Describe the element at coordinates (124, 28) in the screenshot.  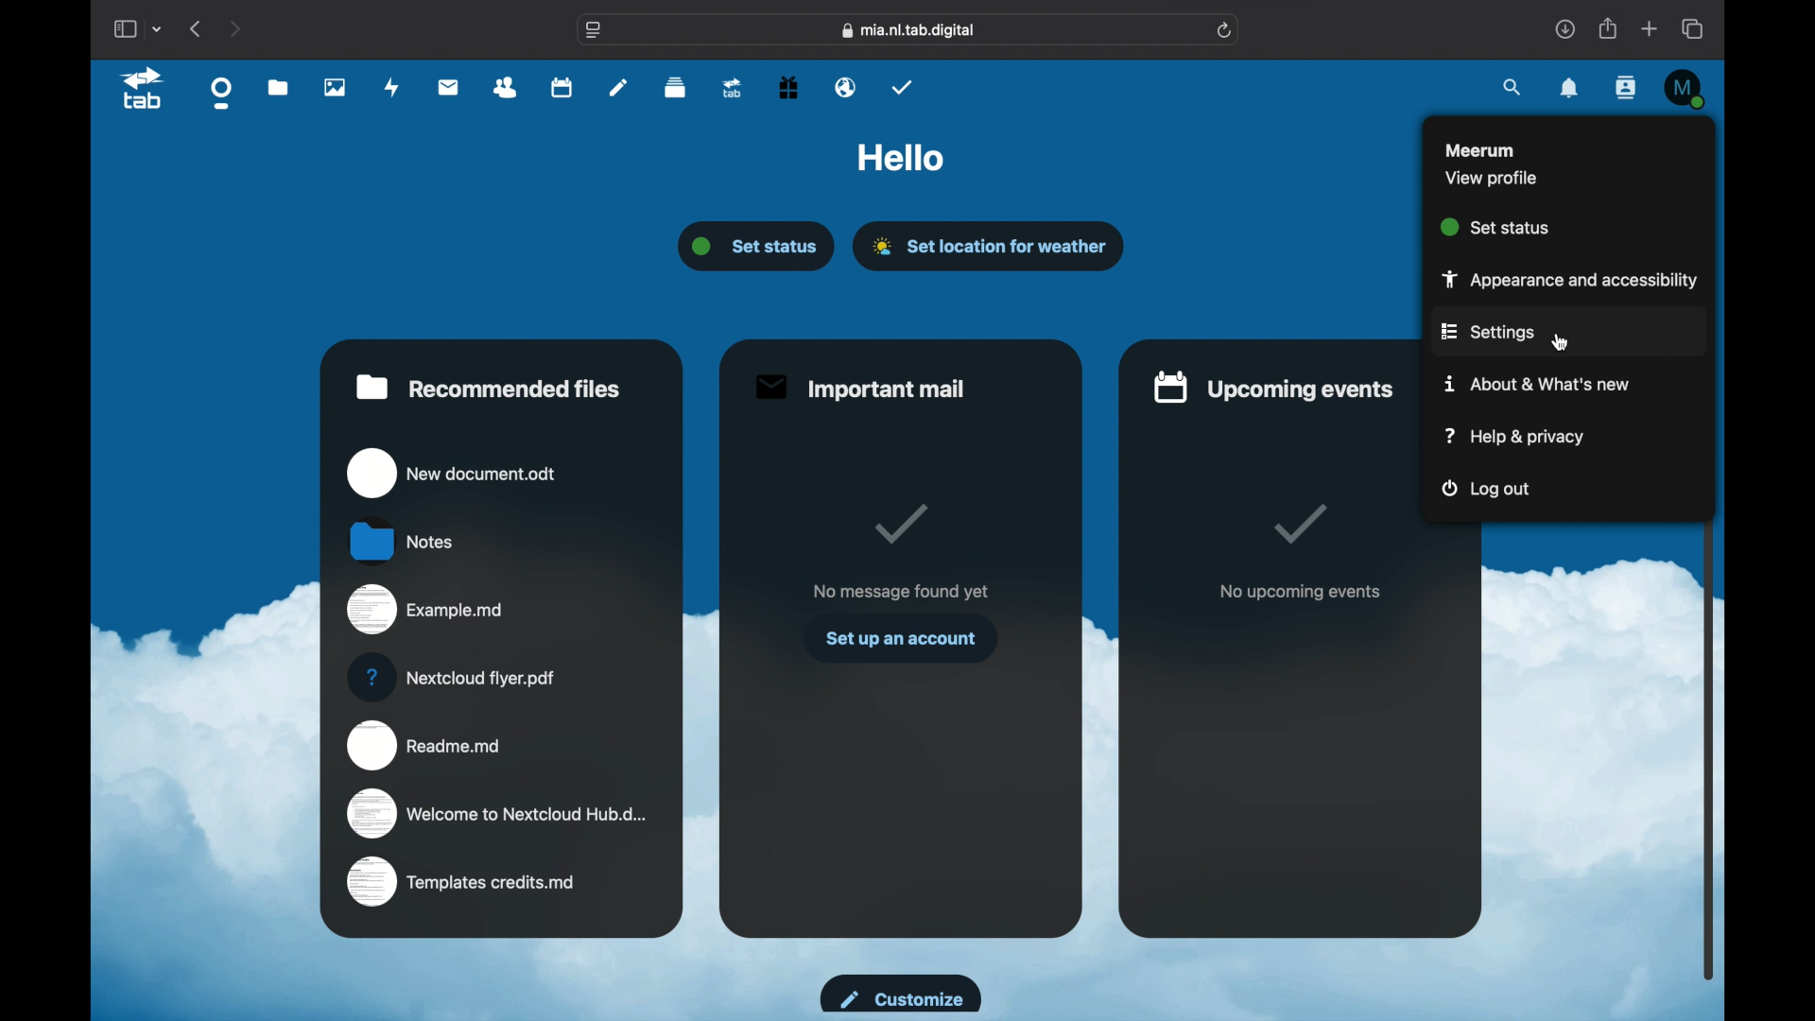
I see `show sidebar` at that location.